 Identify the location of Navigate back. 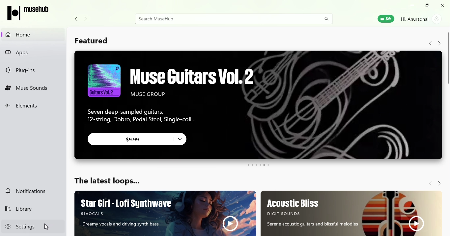
(431, 184).